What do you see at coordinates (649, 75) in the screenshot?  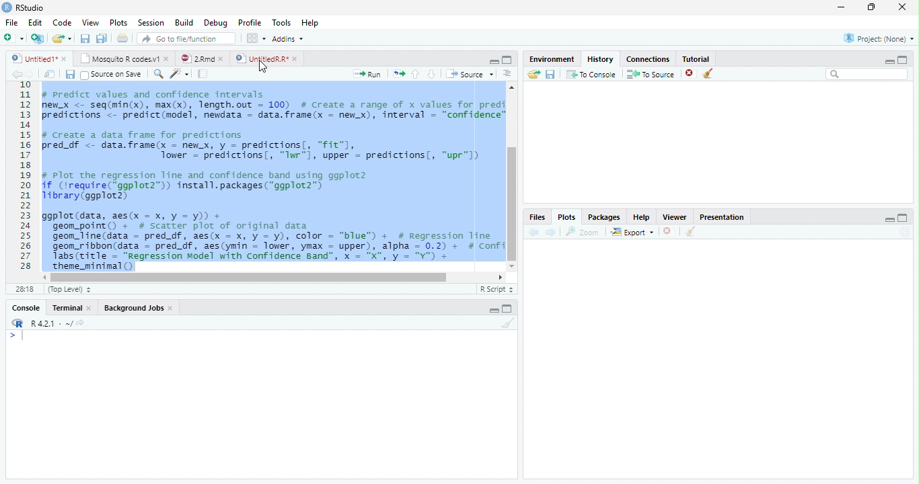 I see `To Source` at bounding box center [649, 75].